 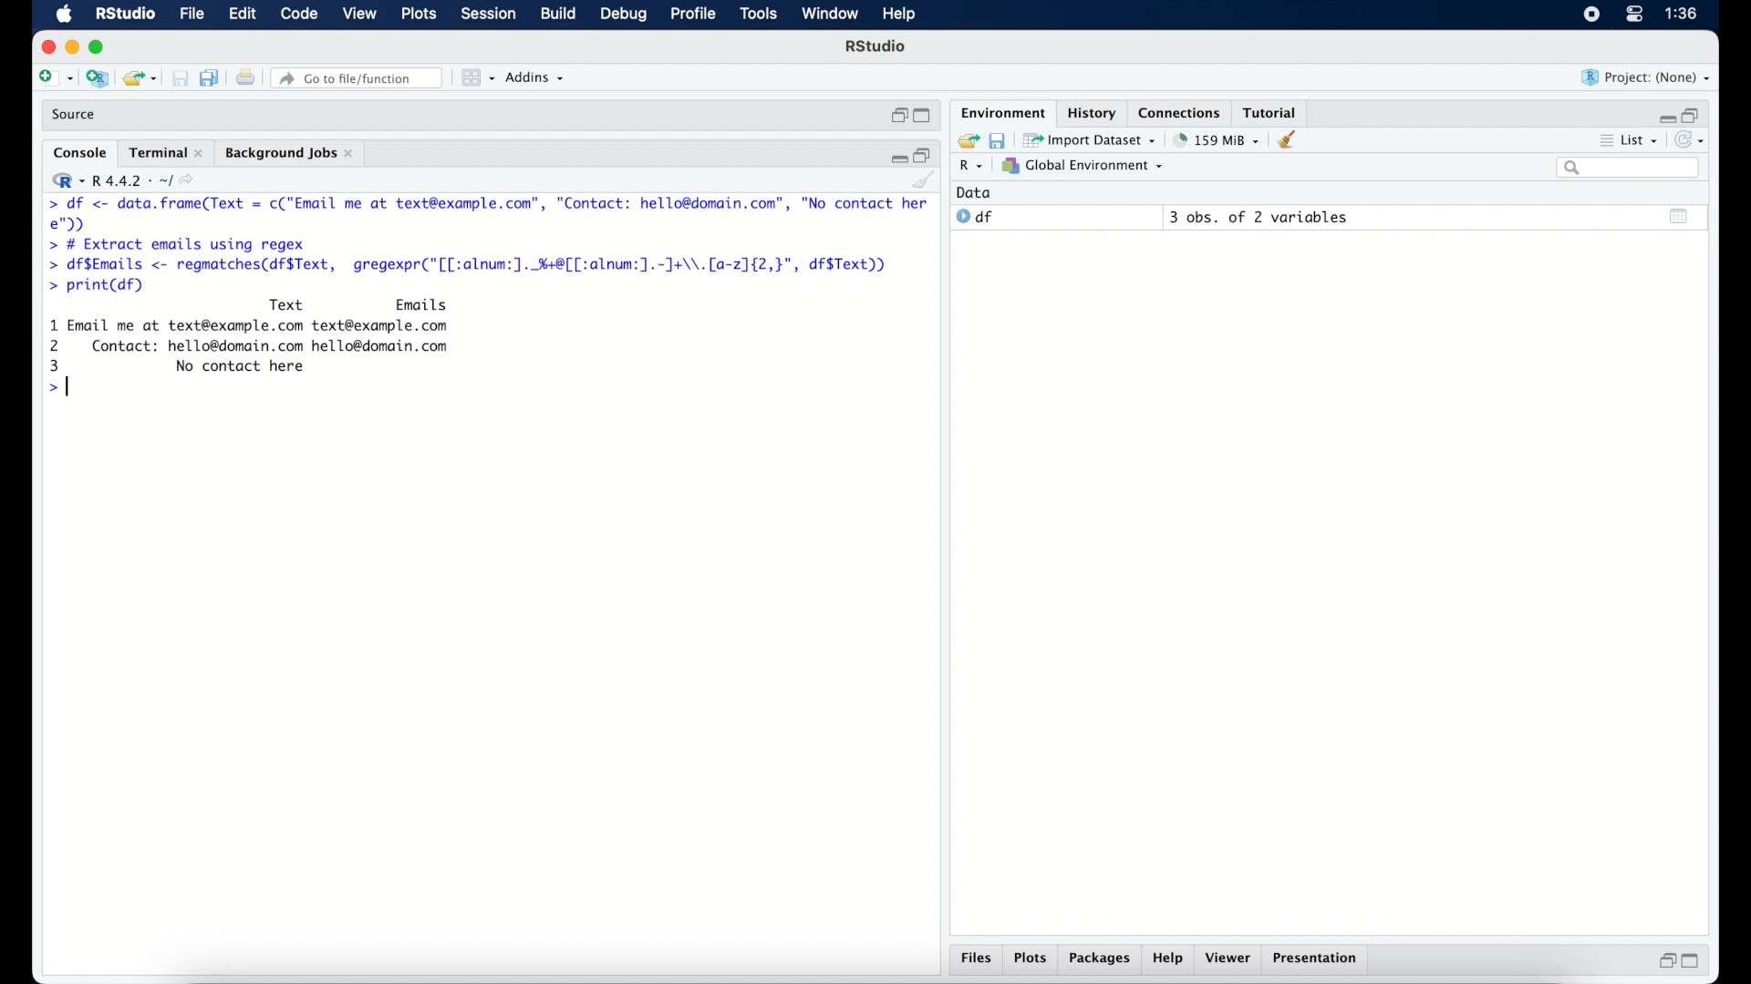 What do you see at coordinates (974, 958) in the screenshot?
I see `files` at bounding box center [974, 958].